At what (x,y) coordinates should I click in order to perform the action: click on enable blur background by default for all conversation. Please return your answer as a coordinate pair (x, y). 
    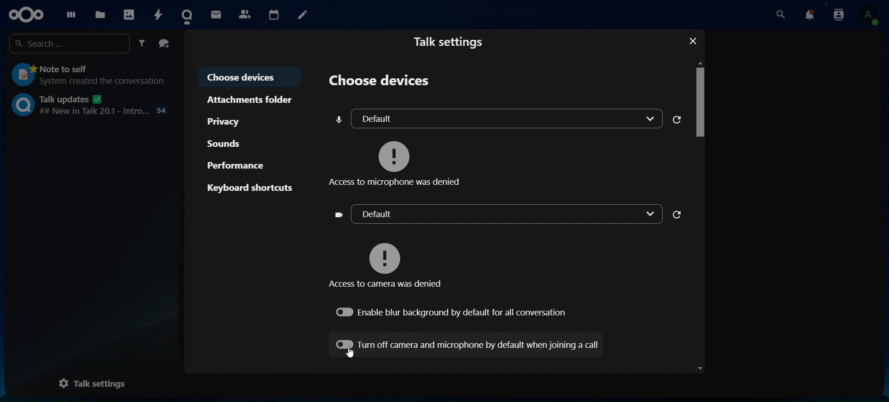
    Looking at the image, I should click on (451, 312).